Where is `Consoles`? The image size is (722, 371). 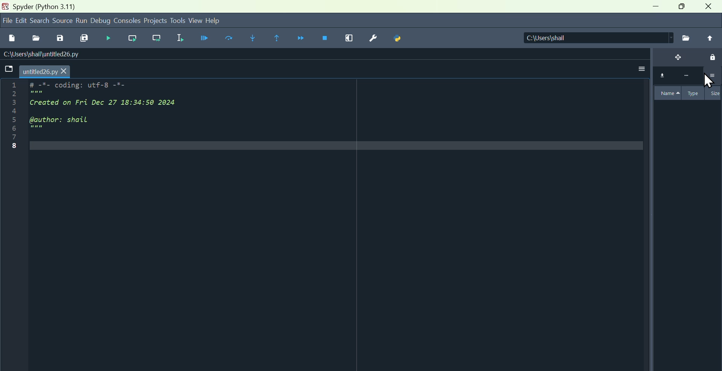
Consoles is located at coordinates (128, 20).